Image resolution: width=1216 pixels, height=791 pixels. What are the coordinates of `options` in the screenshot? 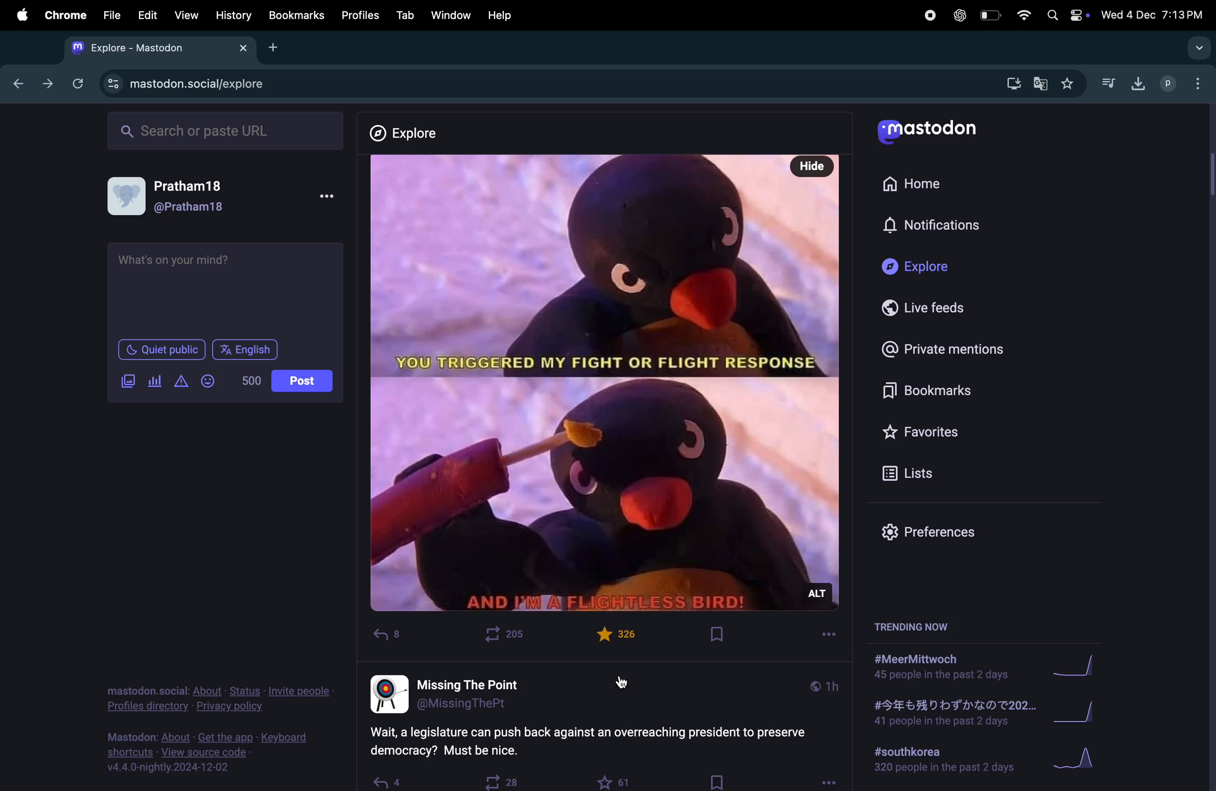 It's located at (828, 781).